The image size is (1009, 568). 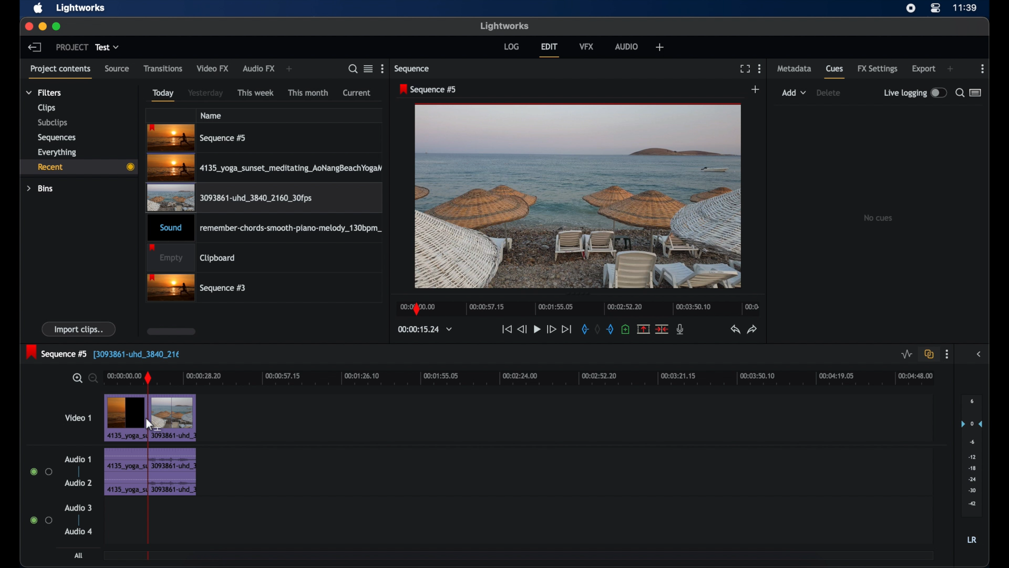 I want to click on jump to end, so click(x=567, y=330).